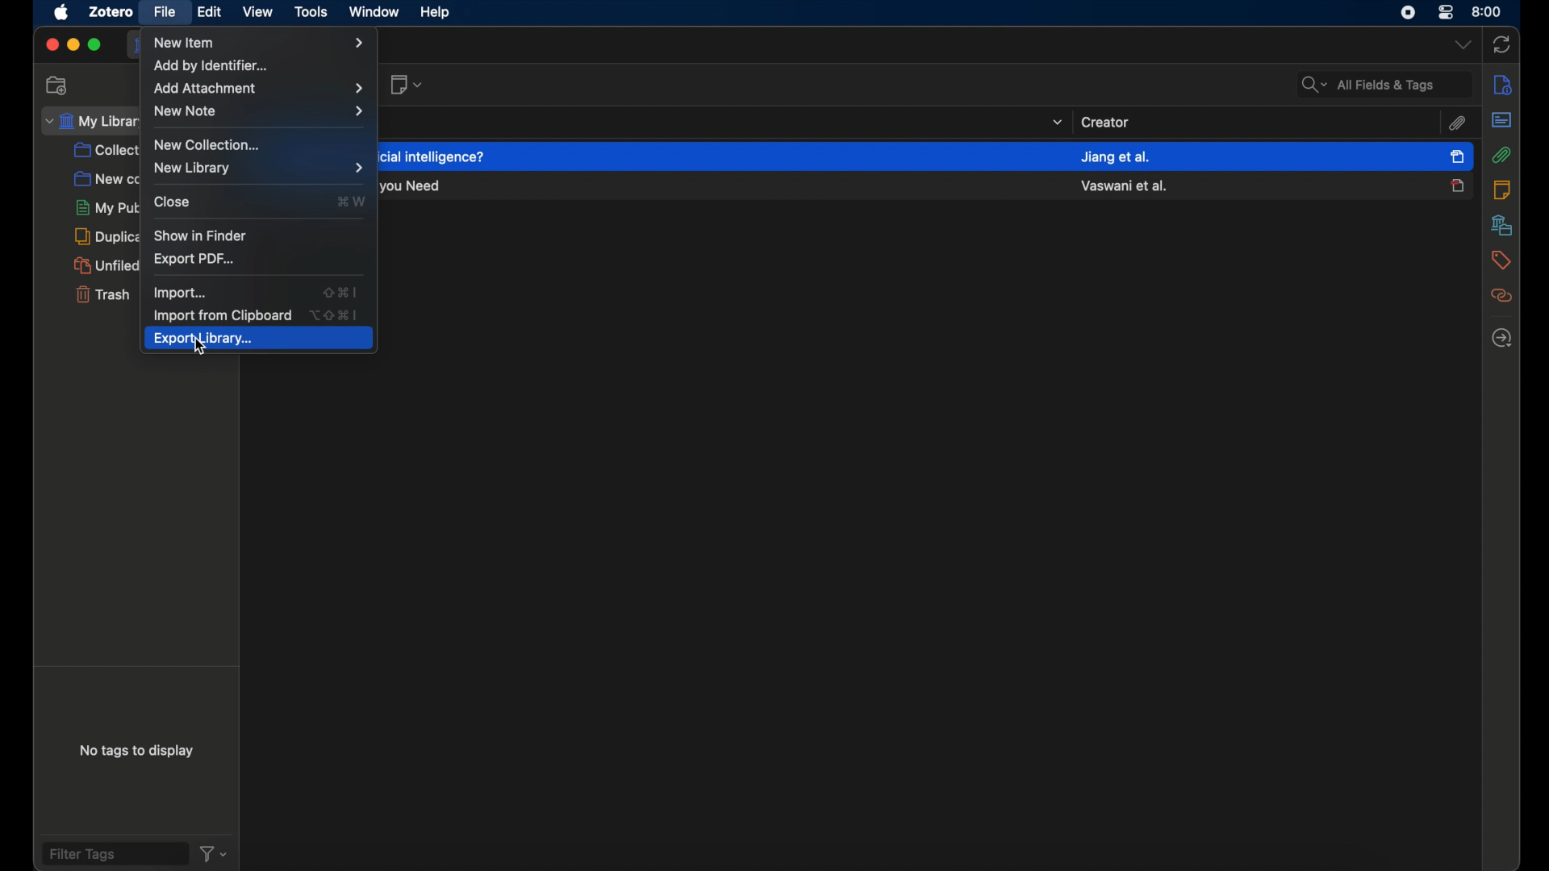  Describe the element at coordinates (1501, 338) in the screenshot. I see `locate` at that location.